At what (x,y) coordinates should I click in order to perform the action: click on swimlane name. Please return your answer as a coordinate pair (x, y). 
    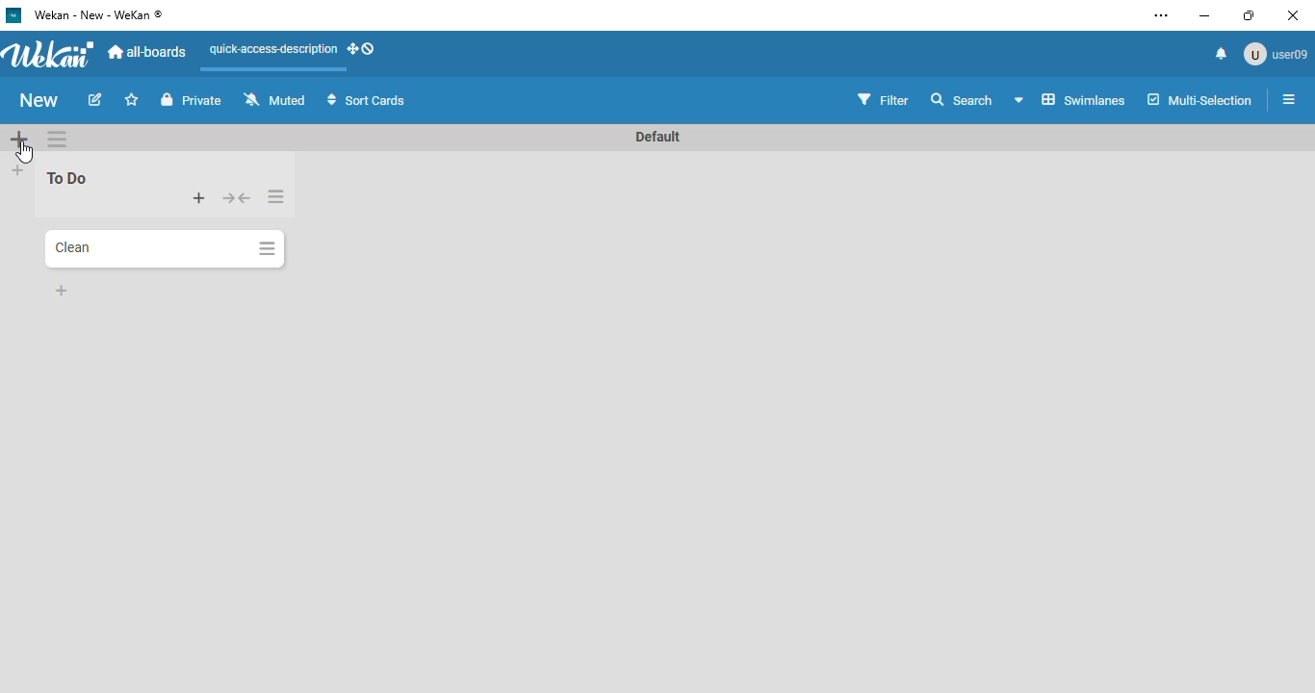
    Looking at the image, I should click on (659, 137).